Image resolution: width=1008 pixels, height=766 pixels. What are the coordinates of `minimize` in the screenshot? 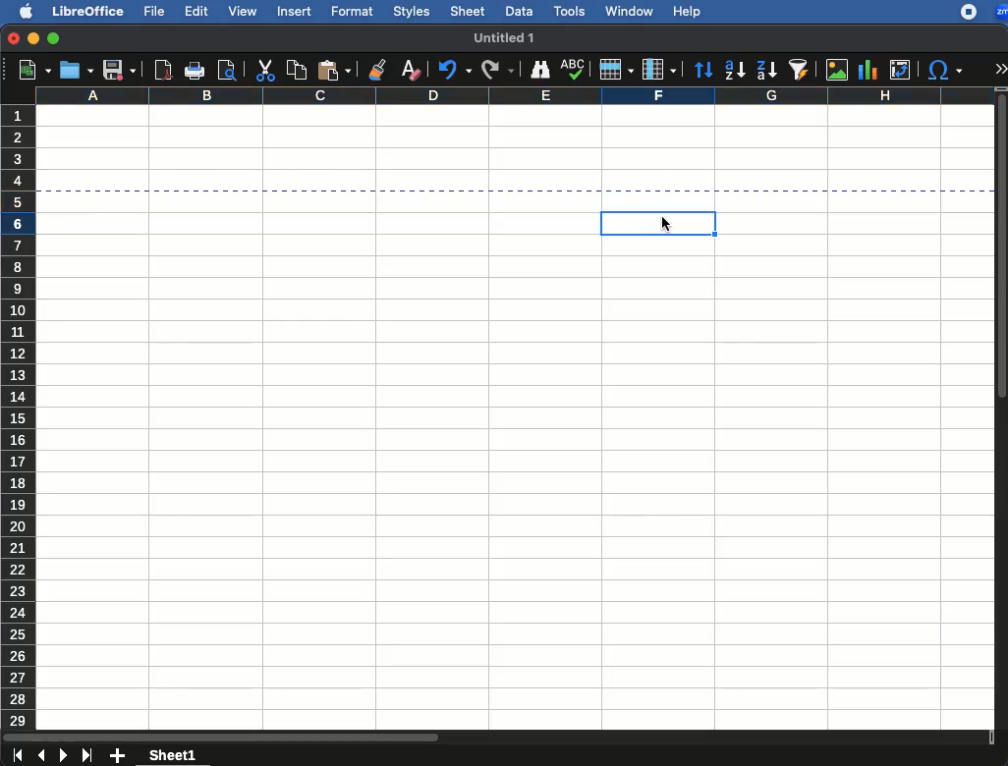 It's located at (32, 38).